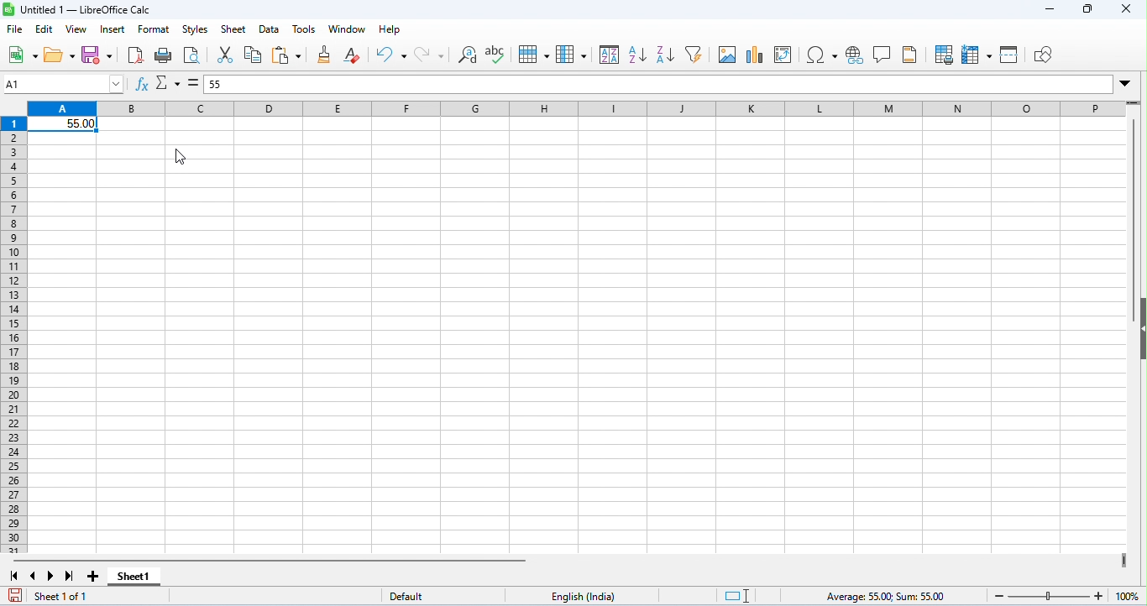 This screenshot has height=606, width=1147. I want to click on last sheet, so click(68, 576).